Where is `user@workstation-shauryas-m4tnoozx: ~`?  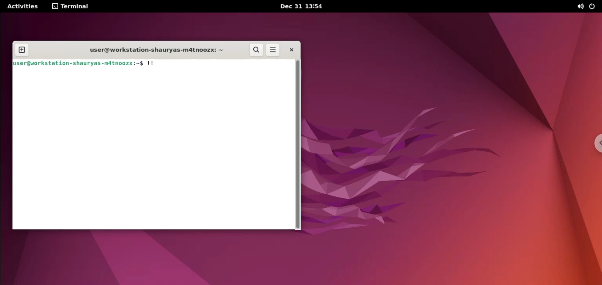 user@workstation-shauryas-m4tnoozx: ~ is located at coordinates (157, 49).